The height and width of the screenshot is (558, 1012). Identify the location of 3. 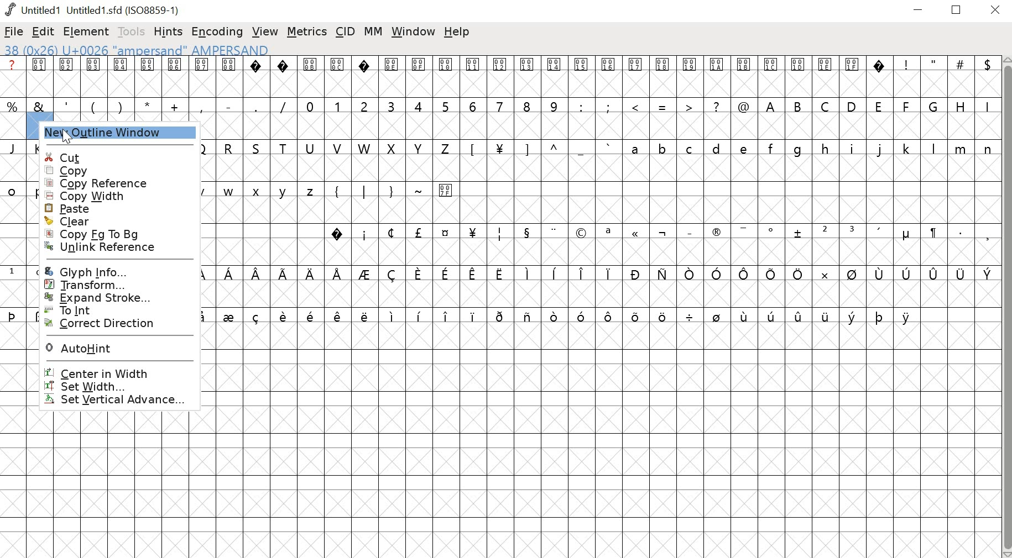
(392, 105).